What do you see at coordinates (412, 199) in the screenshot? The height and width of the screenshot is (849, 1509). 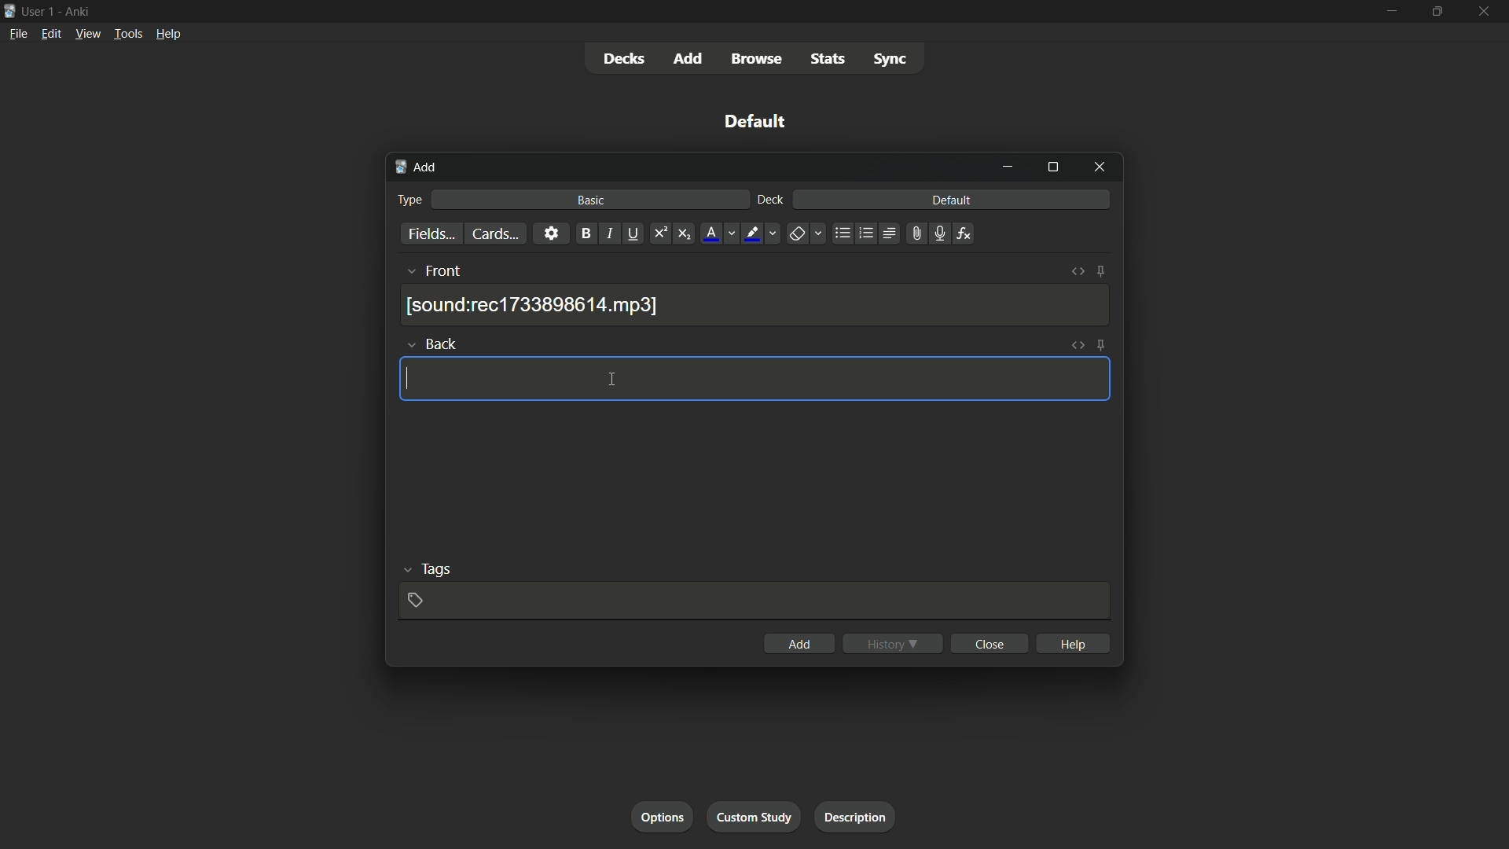 I see `type` at bounding box center [412, 199].